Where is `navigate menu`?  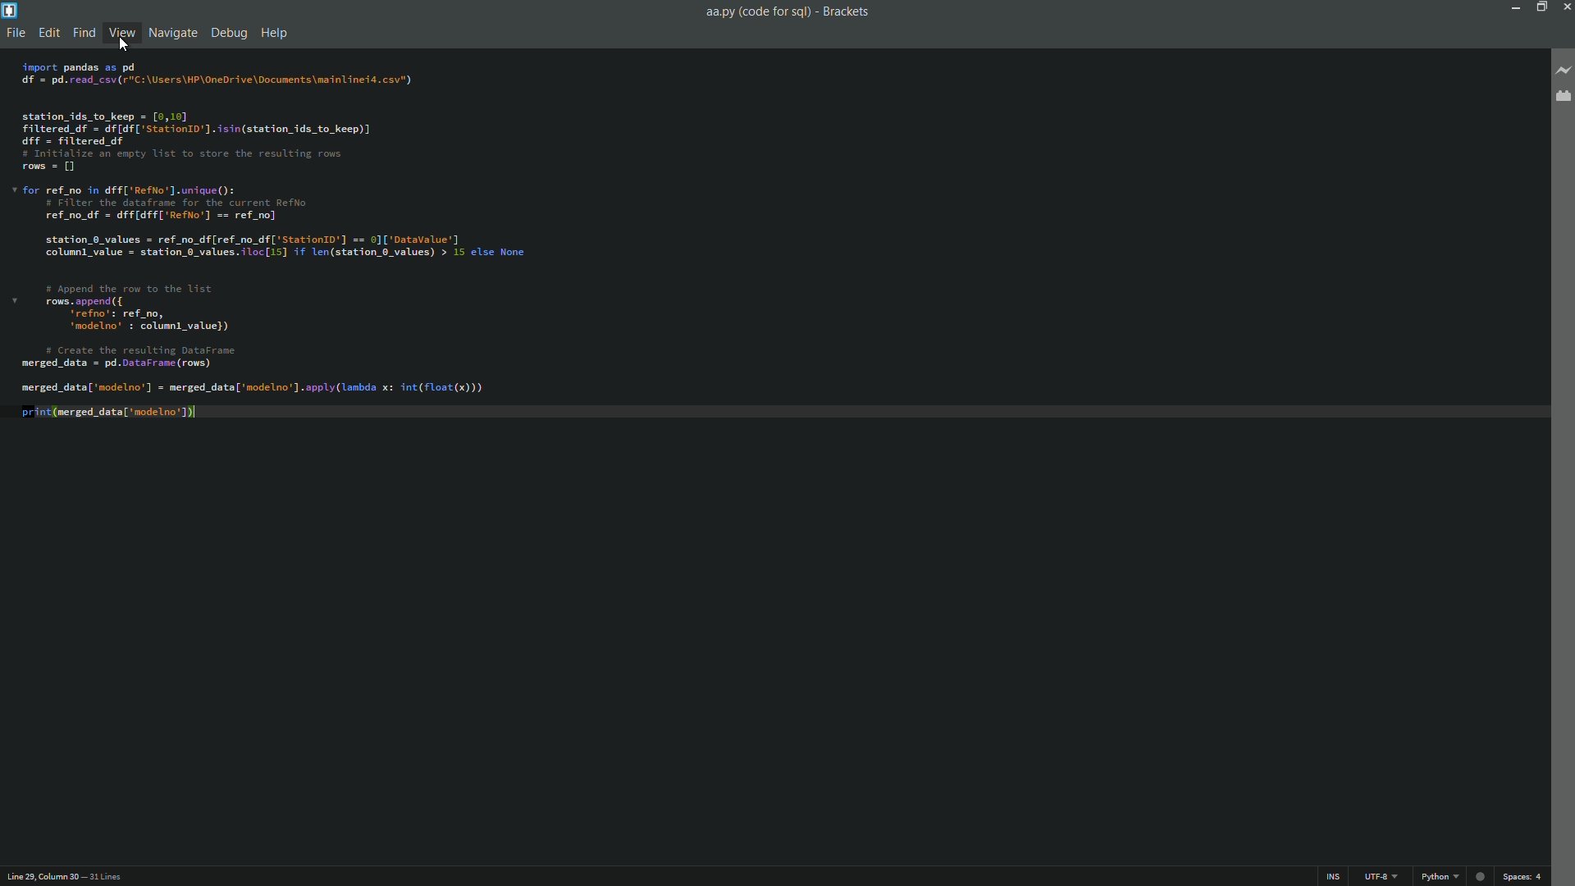
navigate menu is located at coordinates (173, 32).